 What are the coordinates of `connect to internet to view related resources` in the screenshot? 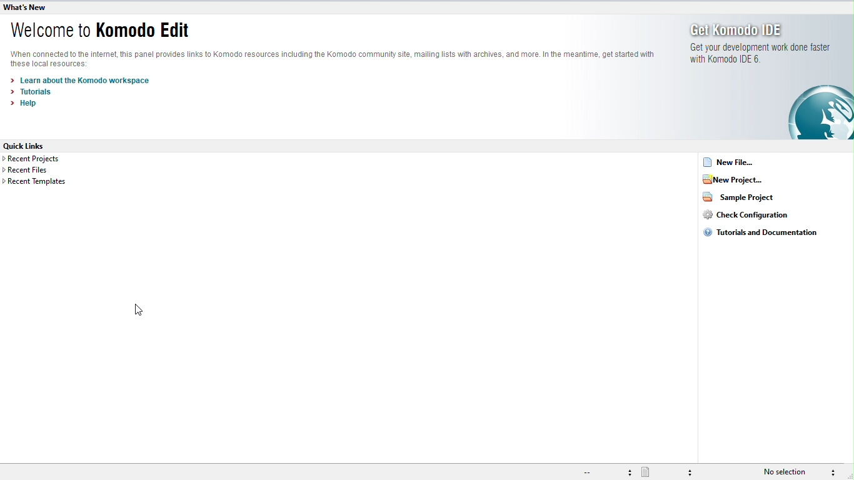 It's located at (337, 58).